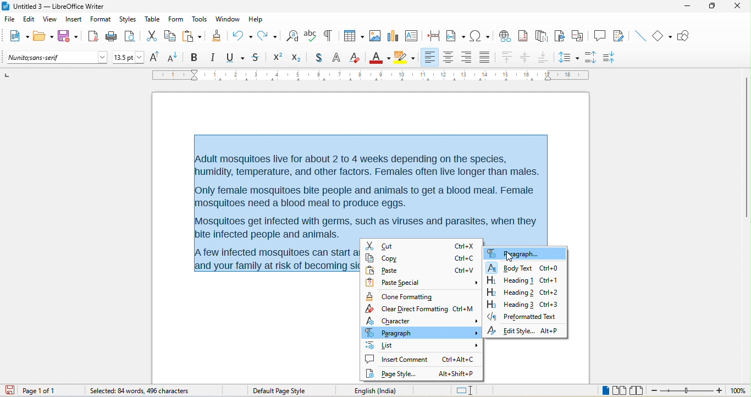 This screenshot has height=397, width=751. I want to click on edit style, so click(510, 331).